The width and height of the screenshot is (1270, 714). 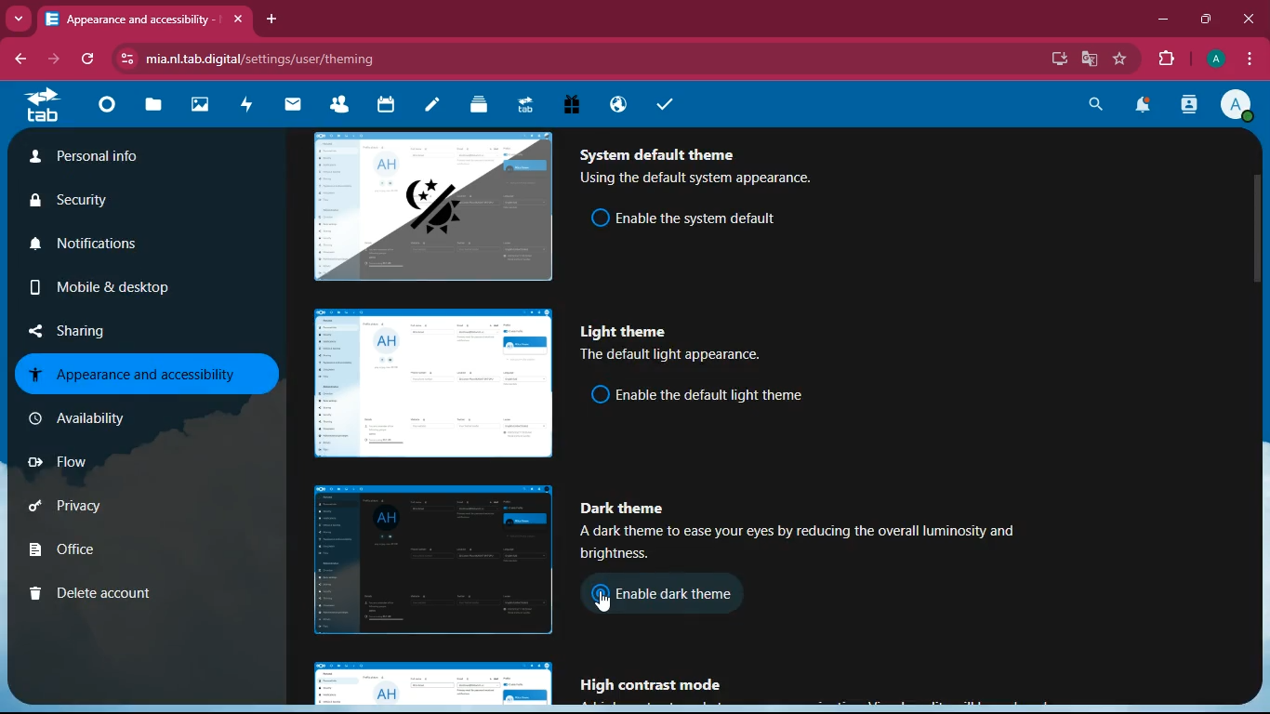 I want to click on mobile, so click(x=95, y=291).